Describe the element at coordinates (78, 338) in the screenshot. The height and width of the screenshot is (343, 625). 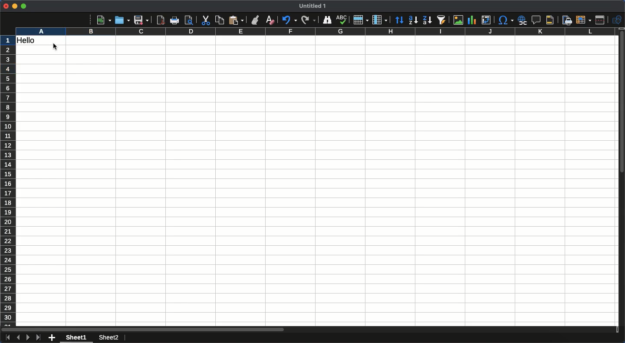
I see `Sheet 1` at that location.